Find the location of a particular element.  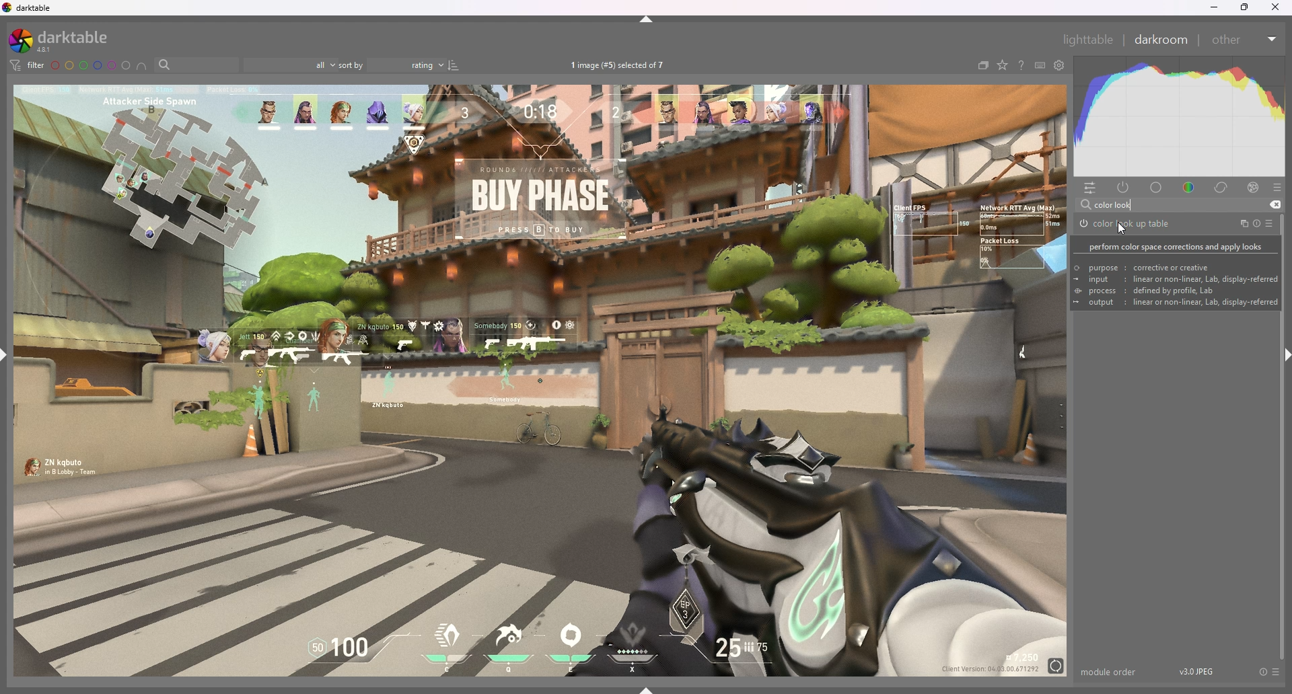

module order is located at coordinates (1111, 672).